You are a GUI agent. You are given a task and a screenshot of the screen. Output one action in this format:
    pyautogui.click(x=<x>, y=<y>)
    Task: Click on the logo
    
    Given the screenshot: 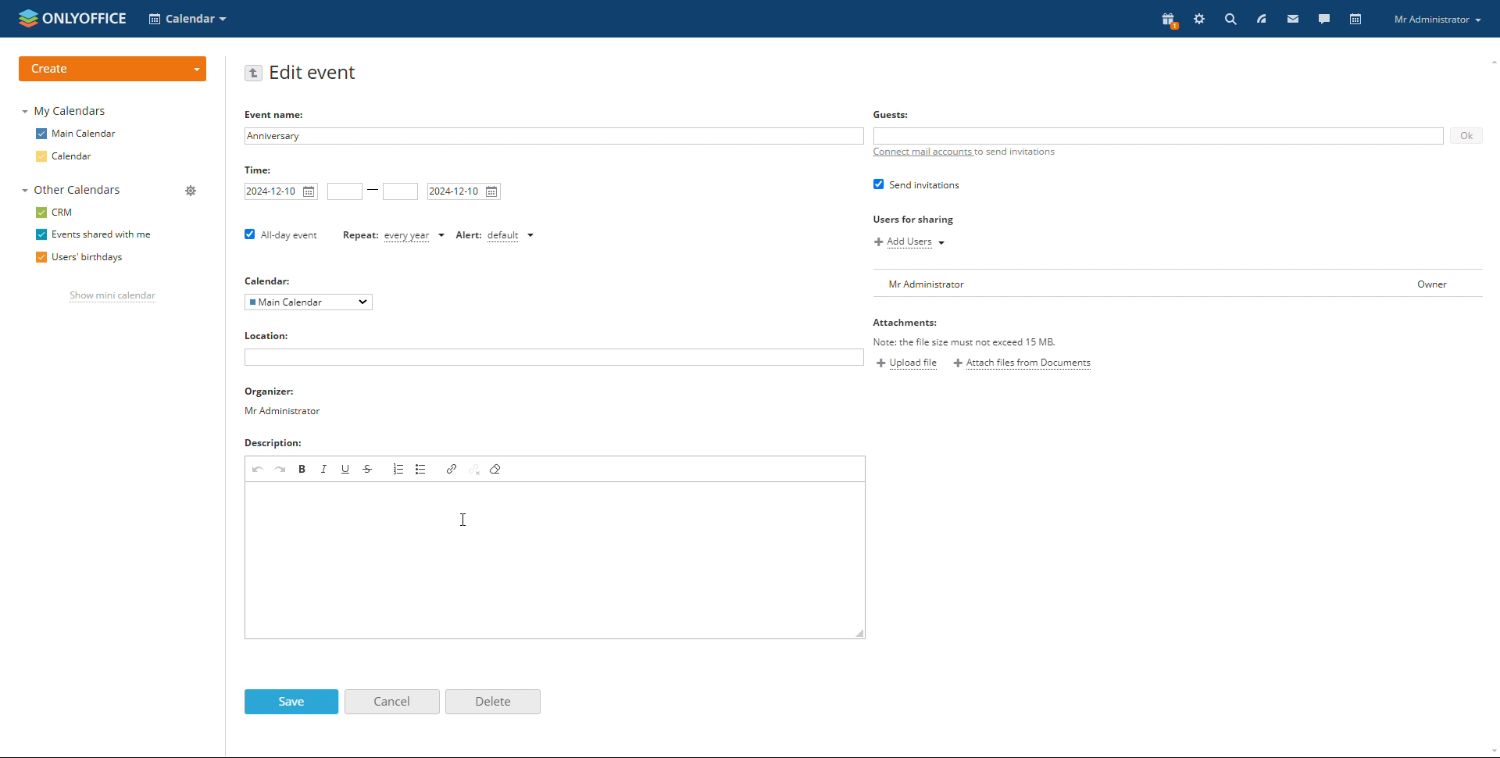 What is the action you would take?
    pyautogui.click(x=73, y=17)
    